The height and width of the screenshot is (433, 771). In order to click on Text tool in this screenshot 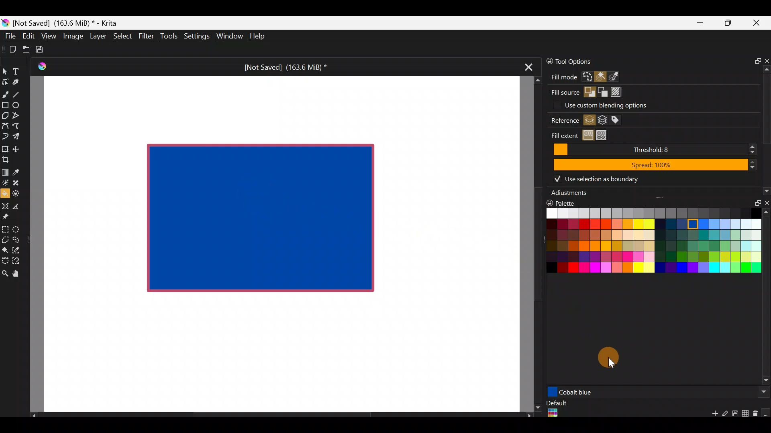, I will do `click(16, 70)`.